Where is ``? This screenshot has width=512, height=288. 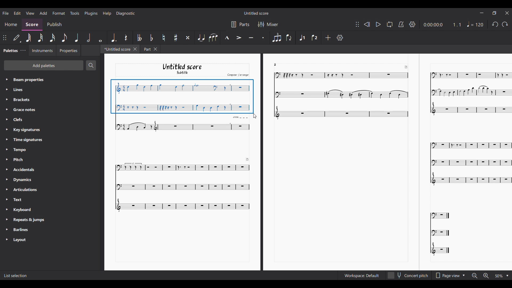  is located at coordinates (183, 167).